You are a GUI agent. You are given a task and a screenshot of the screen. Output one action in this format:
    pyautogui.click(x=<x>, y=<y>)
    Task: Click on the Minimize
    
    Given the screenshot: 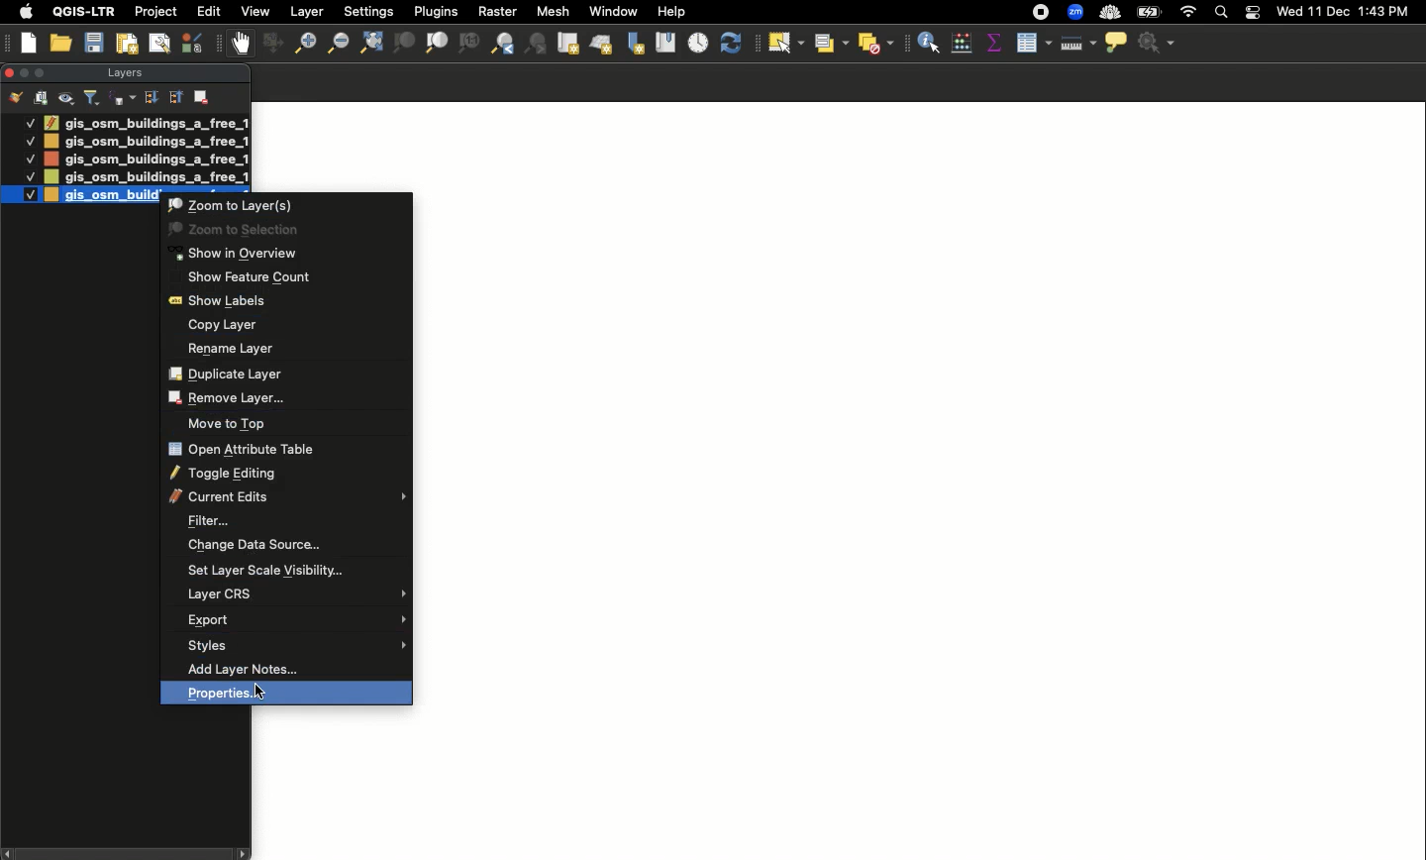 What is the action you would take?
    pyautogui.click(x=23, y=71)
    